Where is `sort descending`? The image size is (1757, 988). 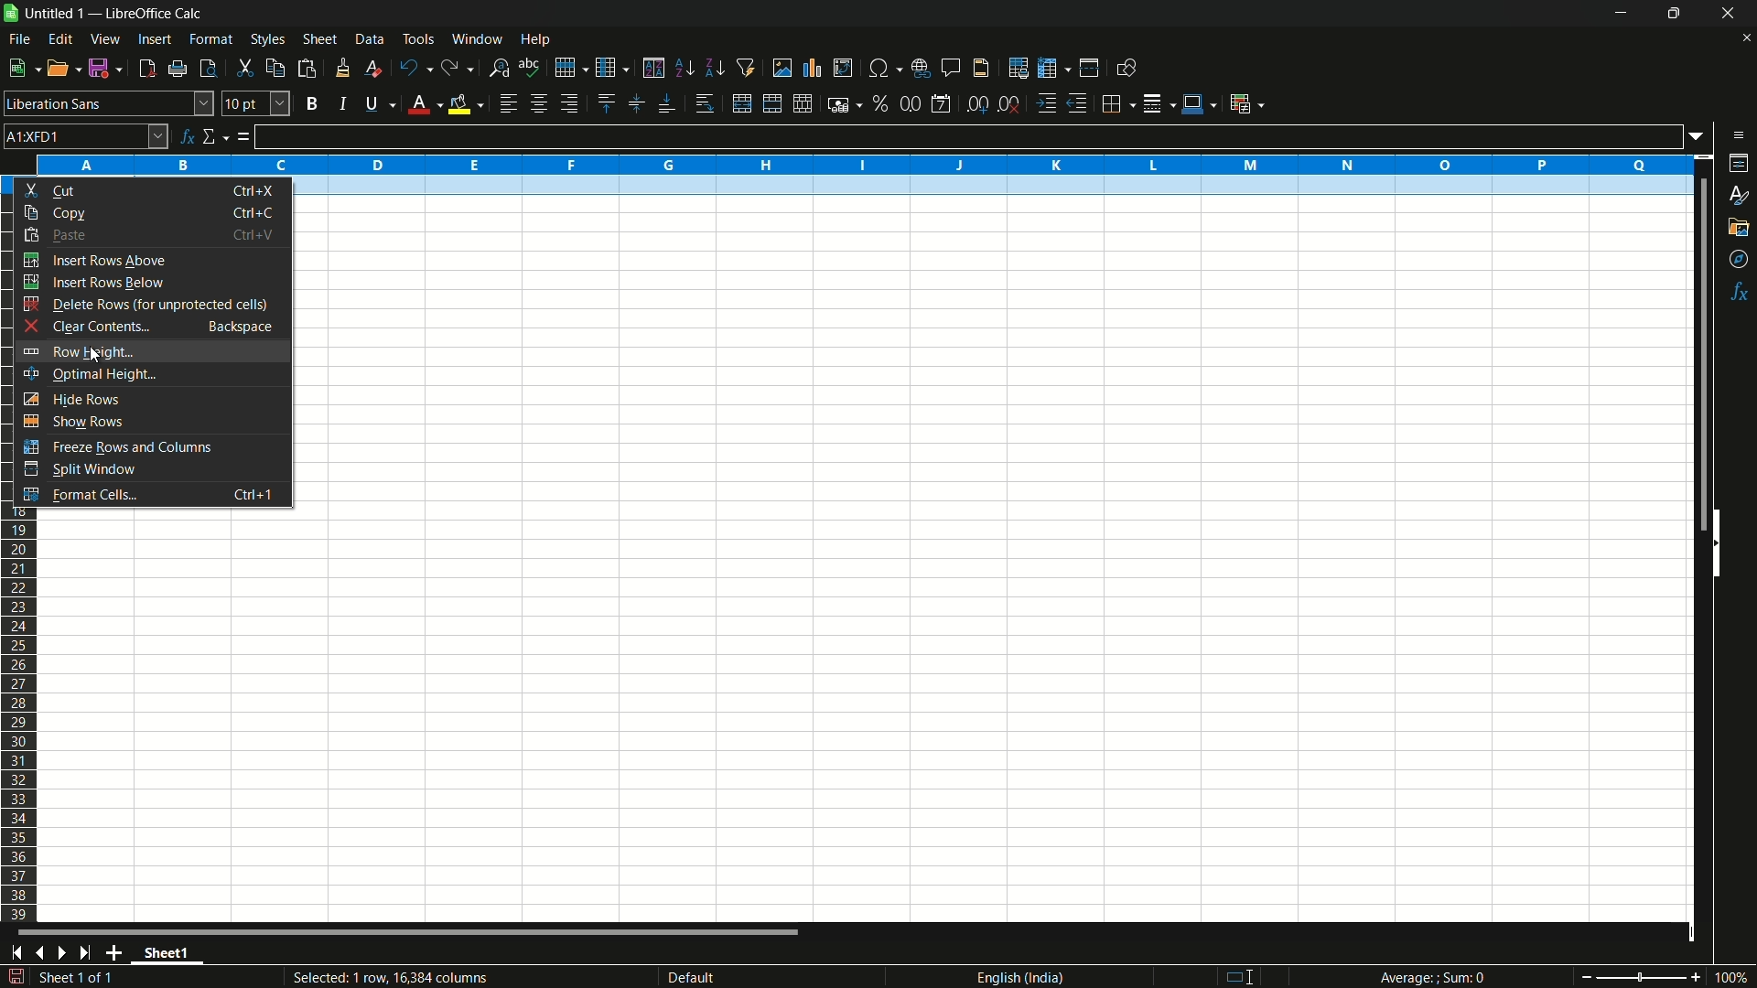
sort descending is located at coordinates (713, 68).